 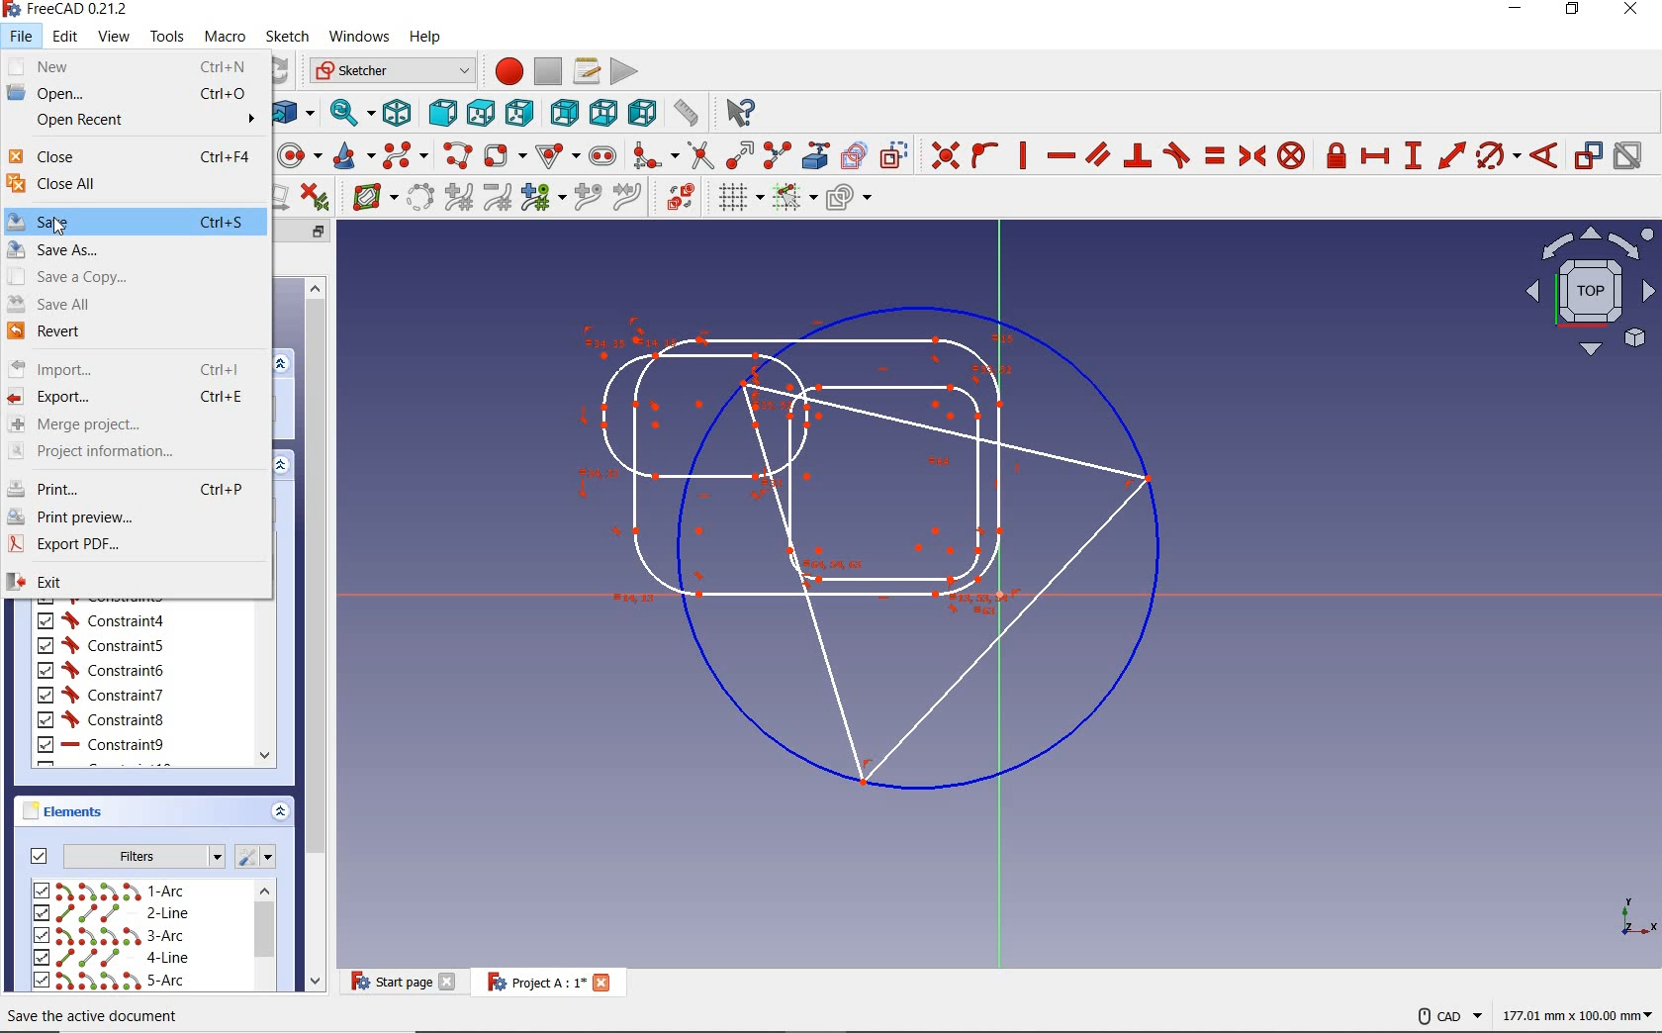 I want to click on scrollbar, so click(x=264, y=937).